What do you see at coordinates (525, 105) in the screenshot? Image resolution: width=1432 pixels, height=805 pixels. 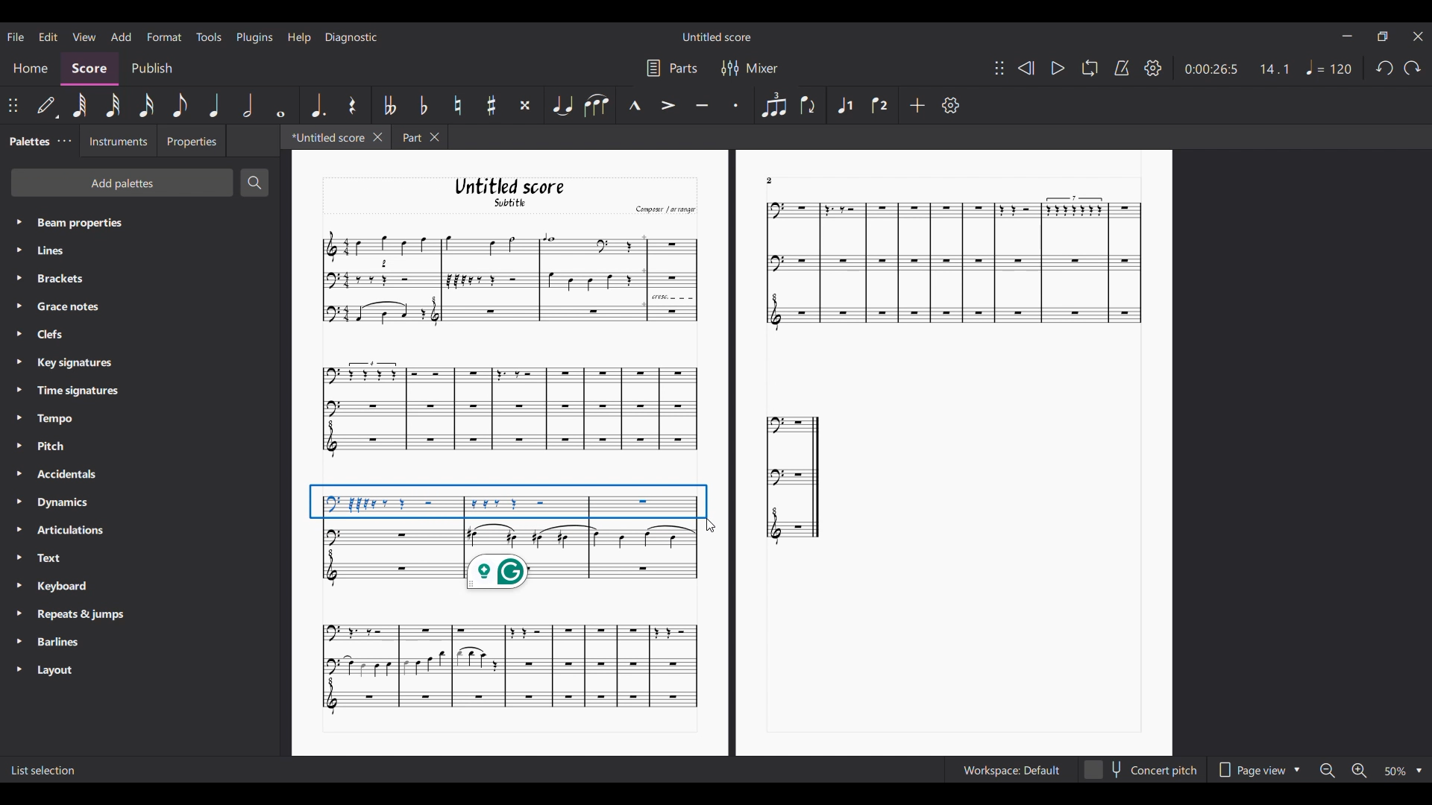 I see `Toggle double sharp` at bounding box center [525, 105].